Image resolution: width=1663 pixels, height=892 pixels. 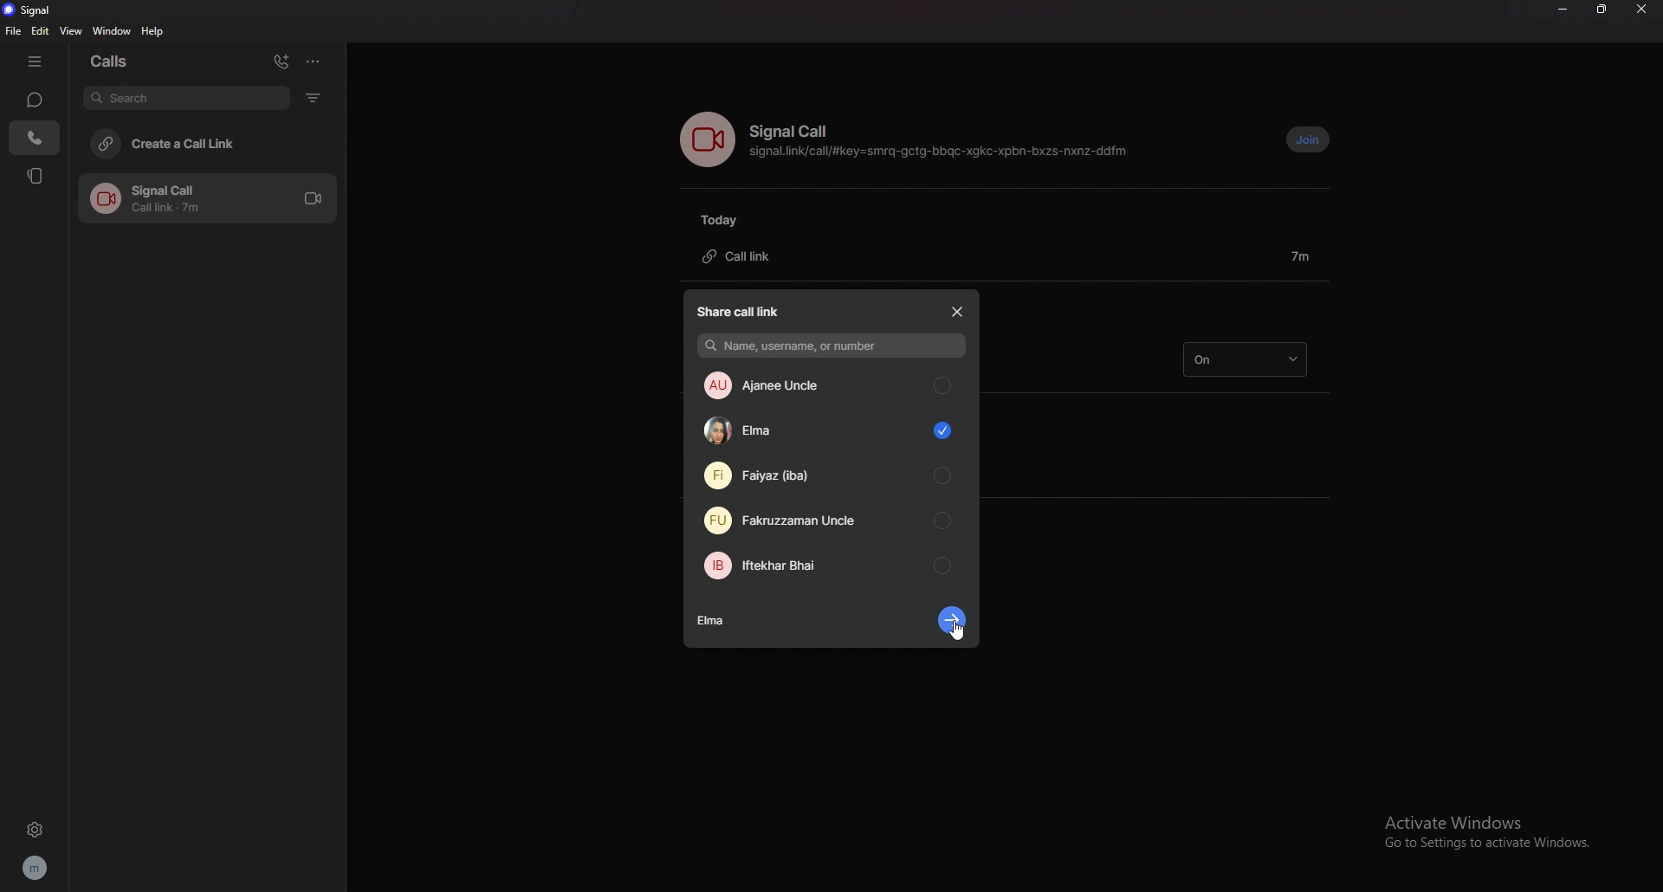 I want to click on search, so click(x=185, y=97).